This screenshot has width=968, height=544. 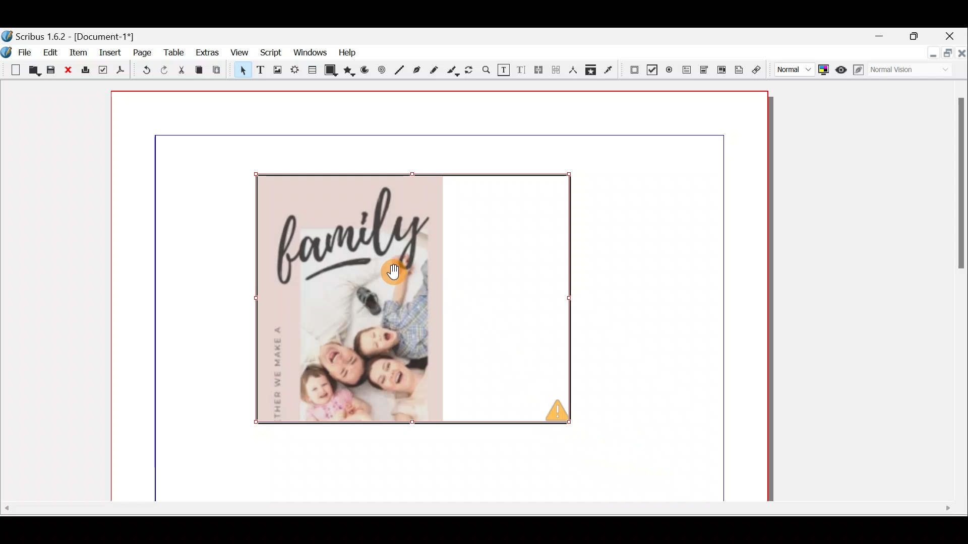 I want to click on Paste, so click(x=219, y=70).